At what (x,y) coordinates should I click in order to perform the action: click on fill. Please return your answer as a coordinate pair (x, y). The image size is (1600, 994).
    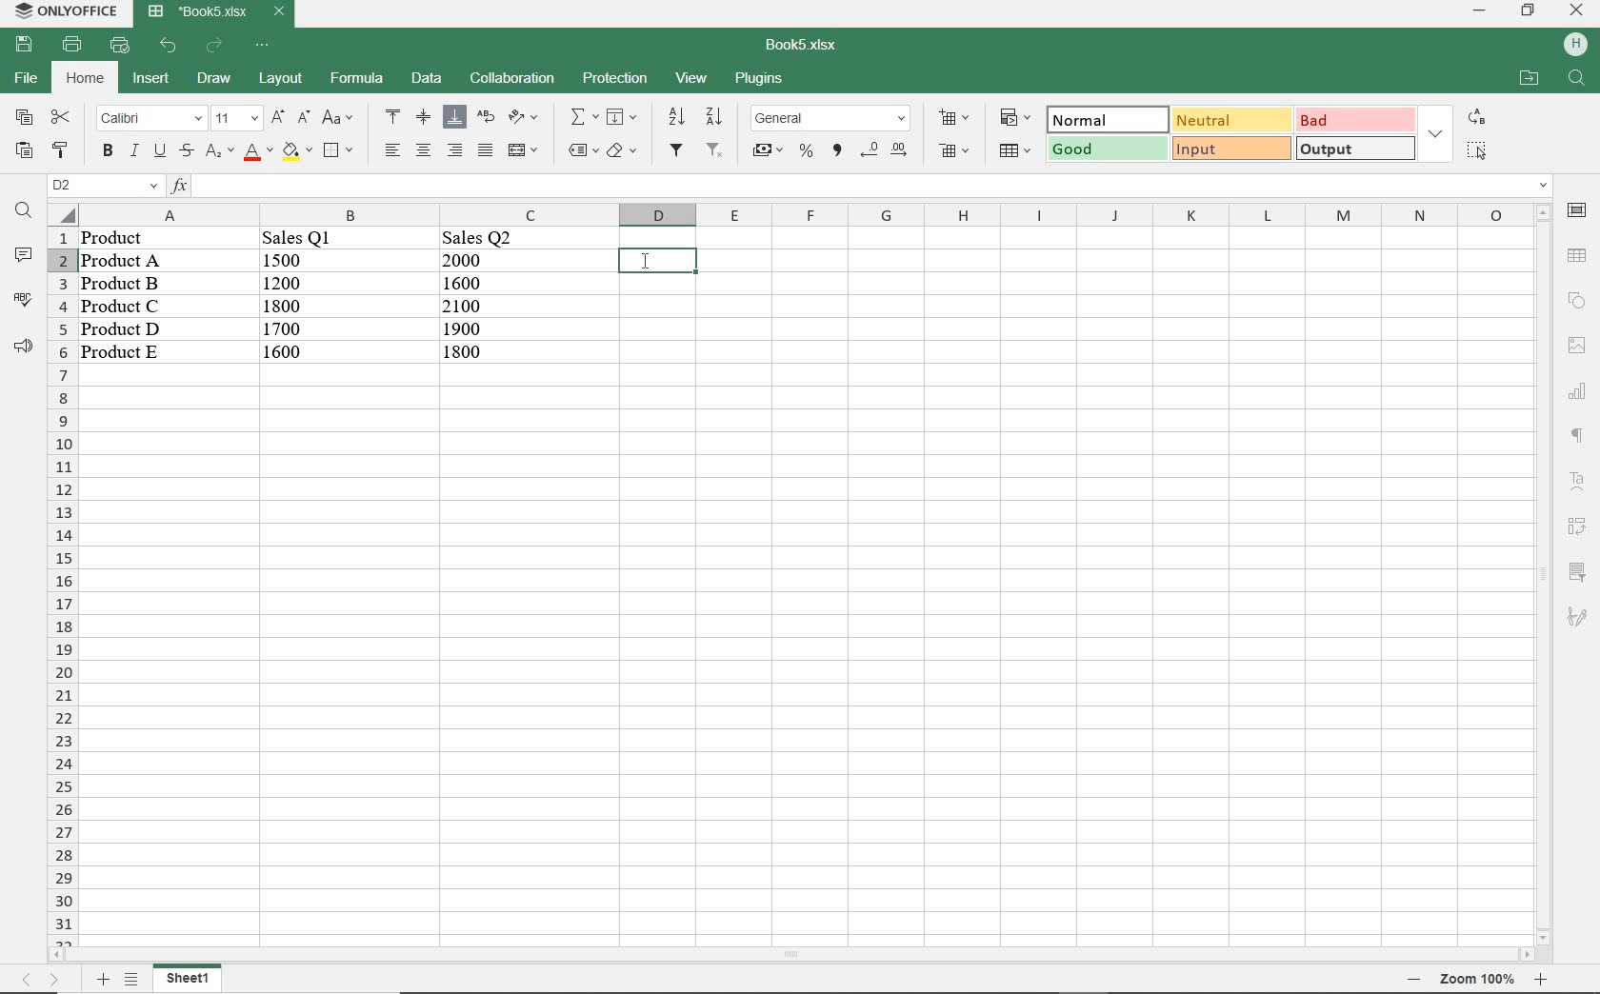
    Looking at the image, I should click on (620, 117).